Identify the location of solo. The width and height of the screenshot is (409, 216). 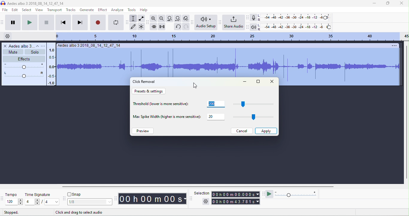
(34, 52).